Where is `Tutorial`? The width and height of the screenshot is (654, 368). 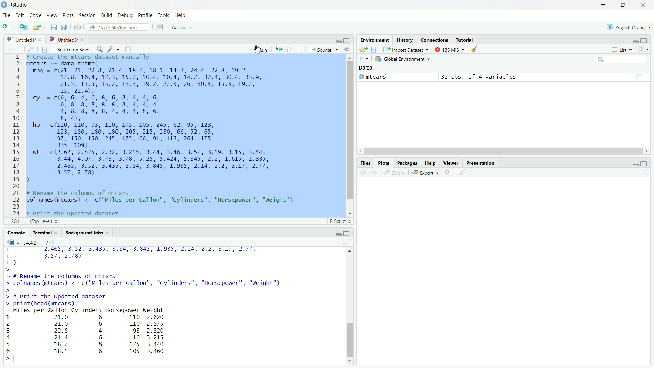 Tutorial is located at coordinates (465, 40).